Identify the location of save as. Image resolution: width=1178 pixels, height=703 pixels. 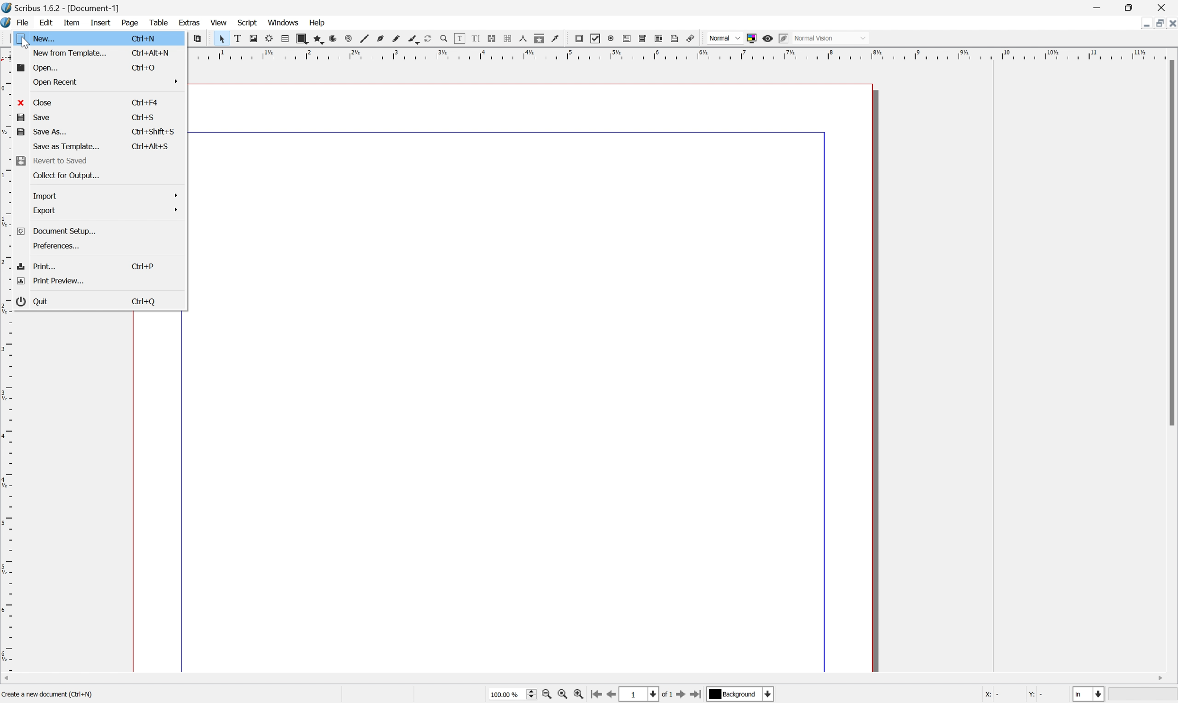
(43, 134).